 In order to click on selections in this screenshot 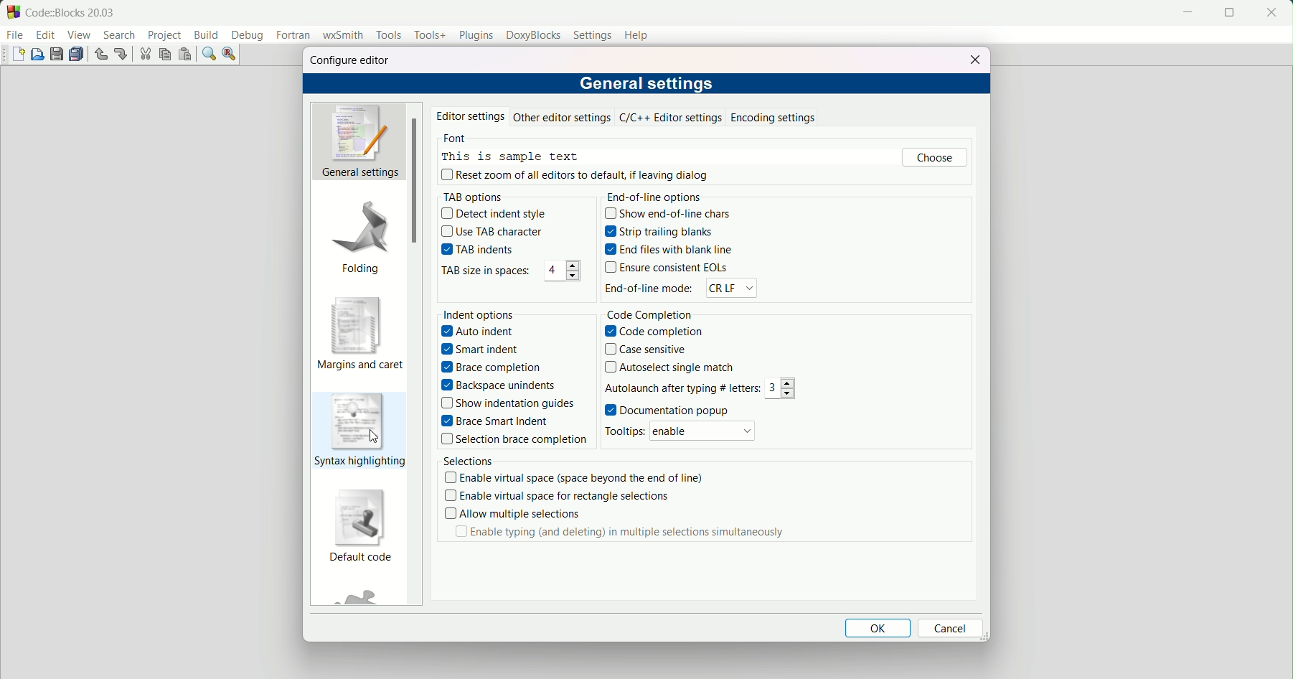, I will do `click(466, 461)`.